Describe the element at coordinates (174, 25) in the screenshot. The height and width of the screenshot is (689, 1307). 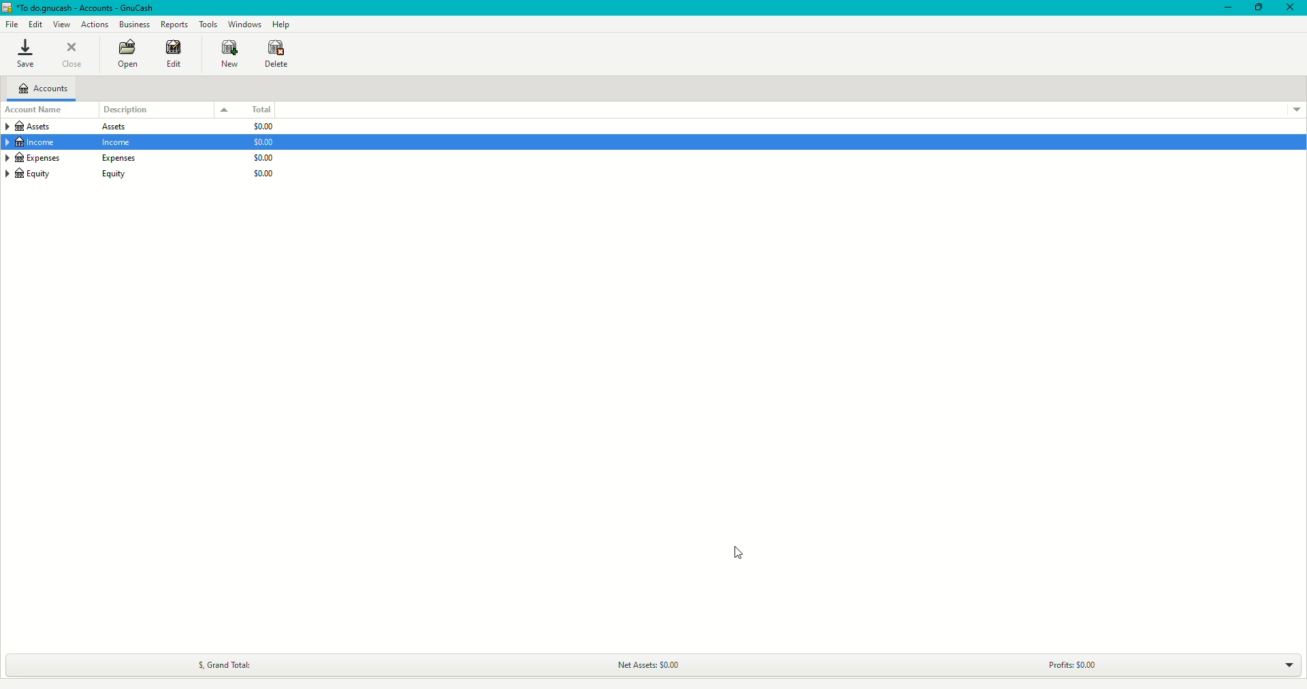
I see `Reports` at that location.